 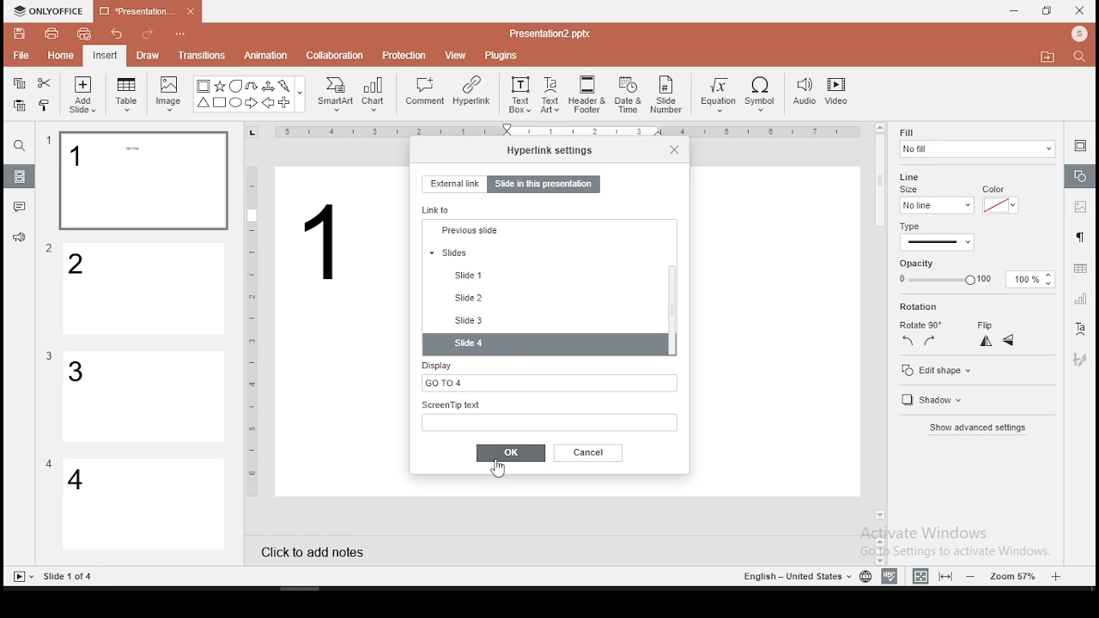 What do you see at coordinates (763, 95) in the screenshot?
I see `symbol` at bounding box center [763, 95].